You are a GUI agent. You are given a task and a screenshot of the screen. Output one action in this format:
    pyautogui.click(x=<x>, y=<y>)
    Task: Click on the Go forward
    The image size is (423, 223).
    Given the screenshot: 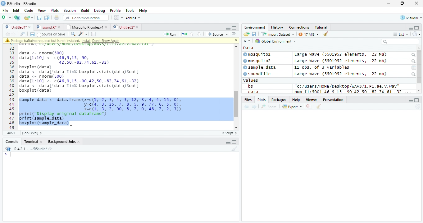 What is the action you would take?
    pyautogui.click(x=14, y=34)
    